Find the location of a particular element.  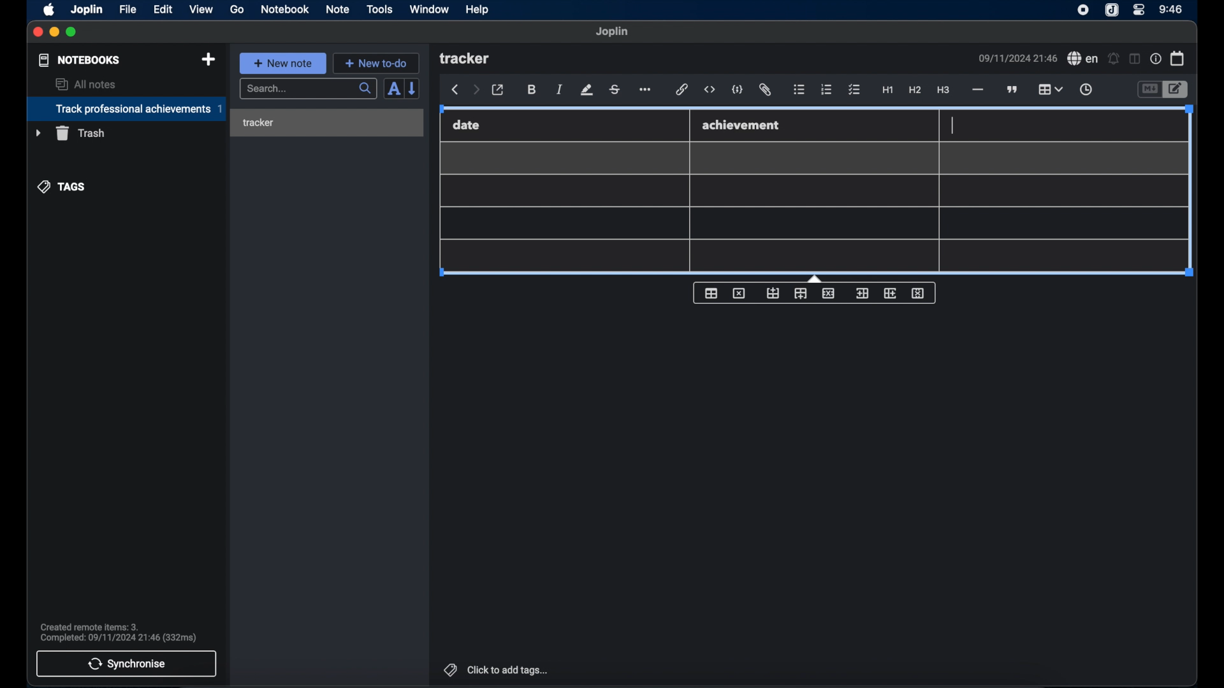

back is located at coordinates (455, 90).